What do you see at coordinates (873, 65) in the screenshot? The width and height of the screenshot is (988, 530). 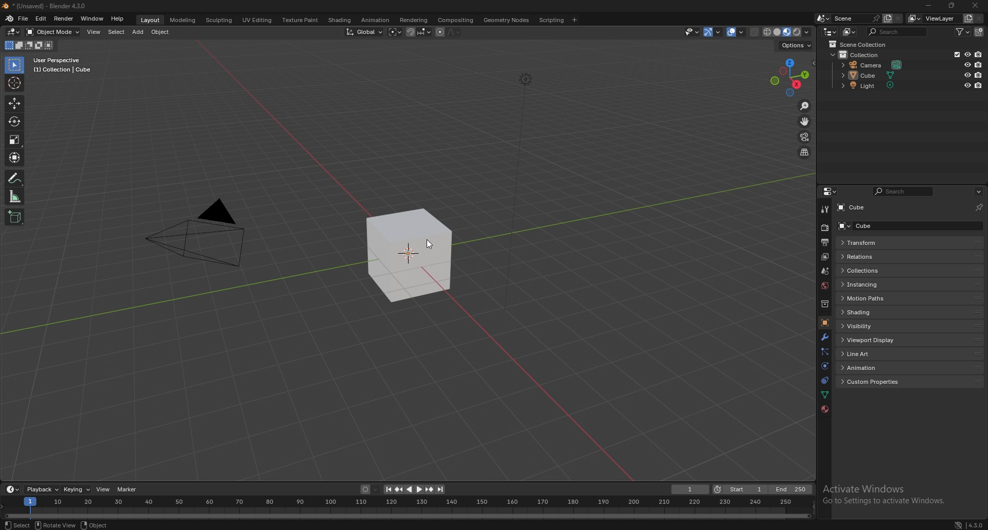 I see `camera` at bounding box center [873, 65].